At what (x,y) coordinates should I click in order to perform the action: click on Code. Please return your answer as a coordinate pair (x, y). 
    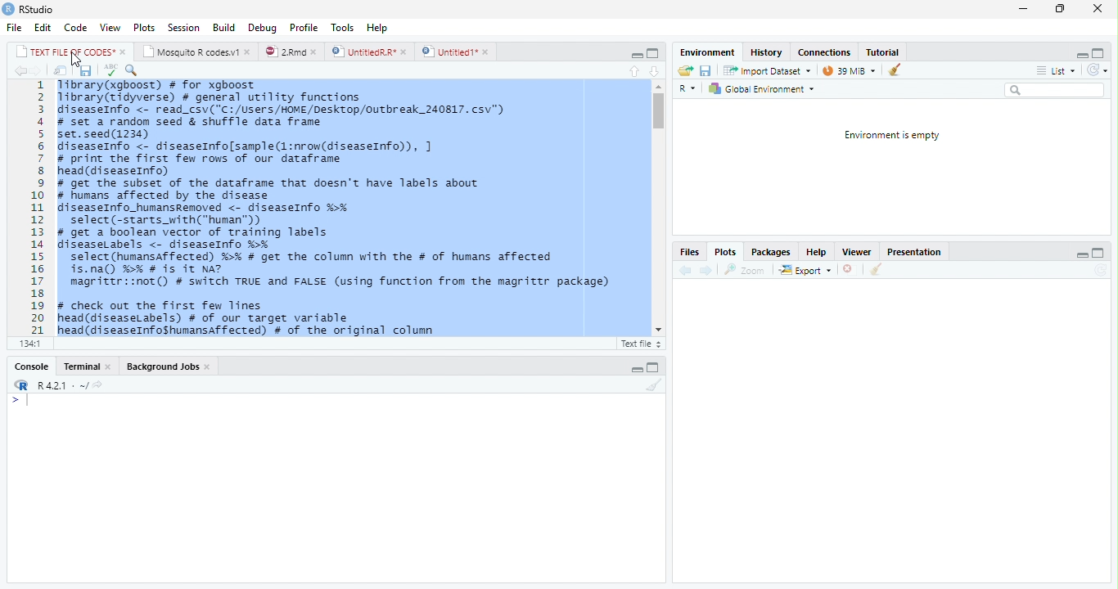
    Looking at the image, I should click on (74, 28).